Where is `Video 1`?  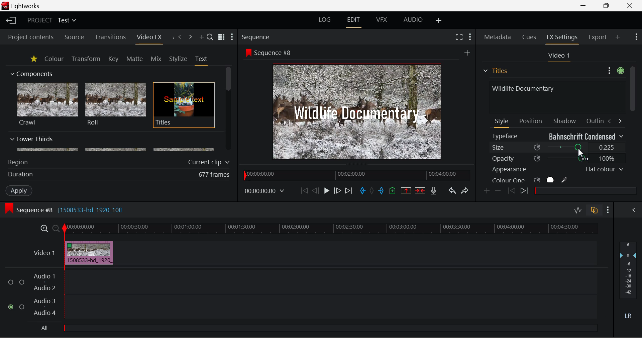
Video 1 is located at coordinates (45, 253).